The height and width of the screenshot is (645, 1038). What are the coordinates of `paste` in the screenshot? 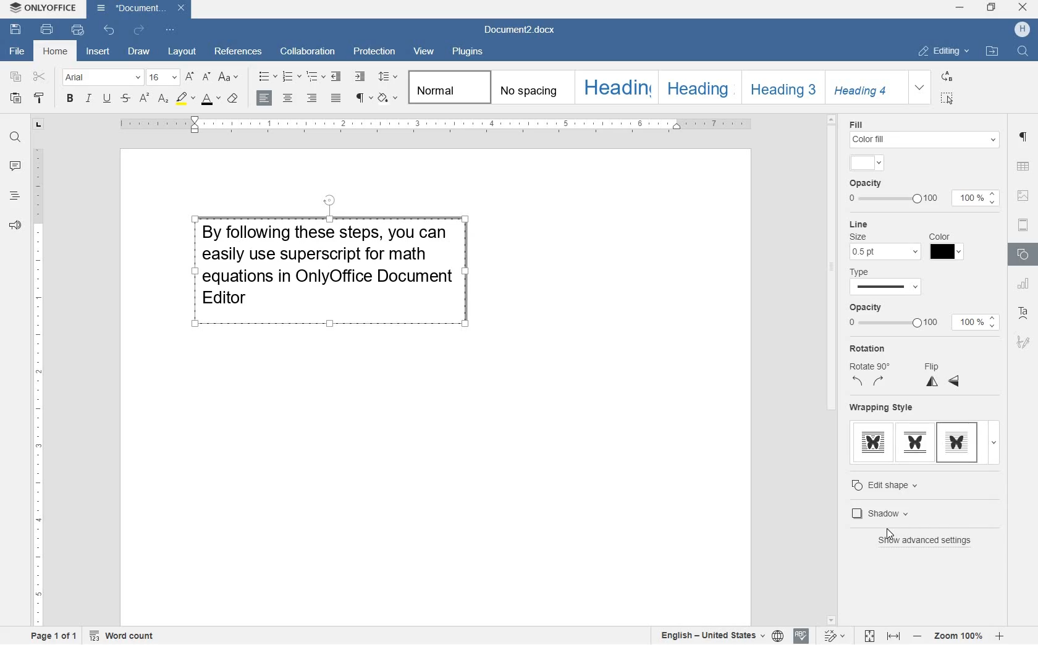 It's located at (16, 99).